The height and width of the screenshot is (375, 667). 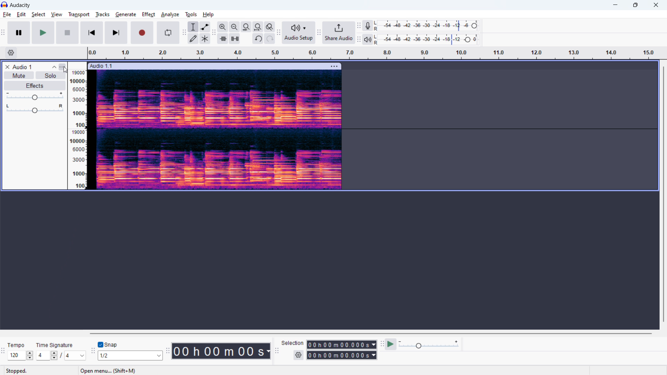 I want to click on vertical scrollbar, so click(x=664, y=194).